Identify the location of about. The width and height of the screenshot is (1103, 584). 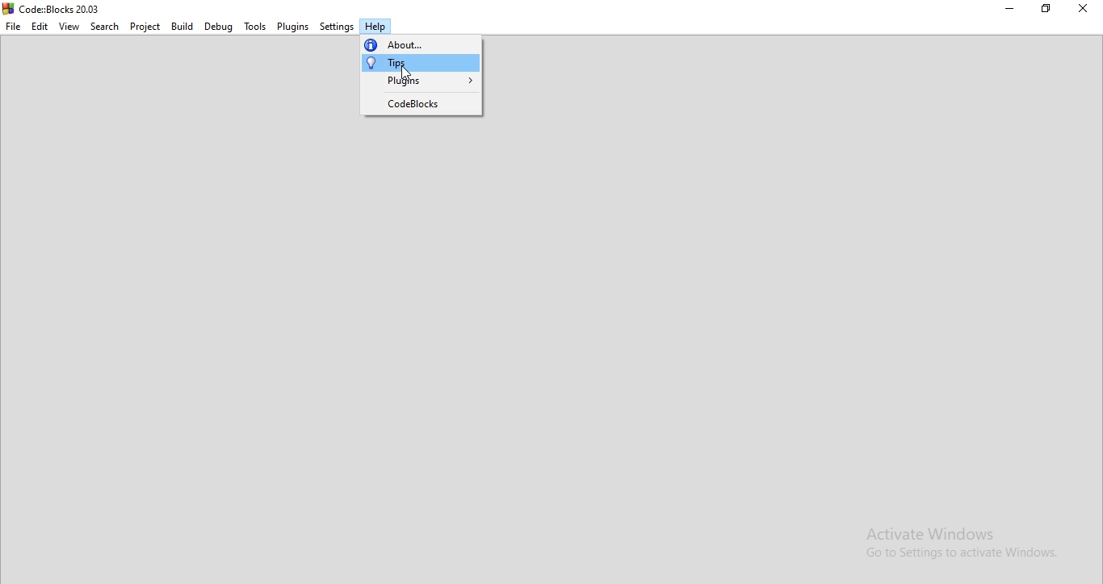
(421, 43).